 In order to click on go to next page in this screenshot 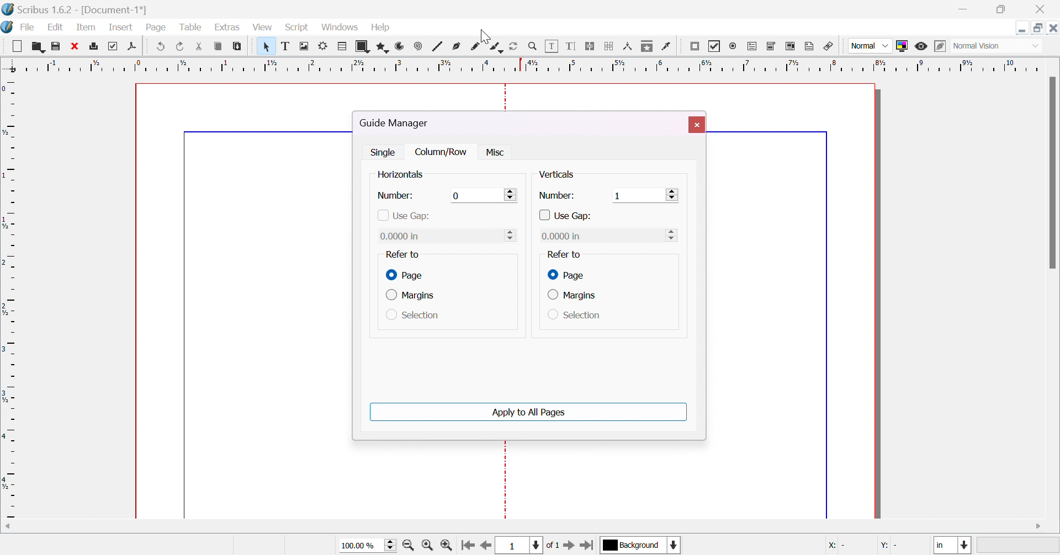, I will do `click(569, 546)`.